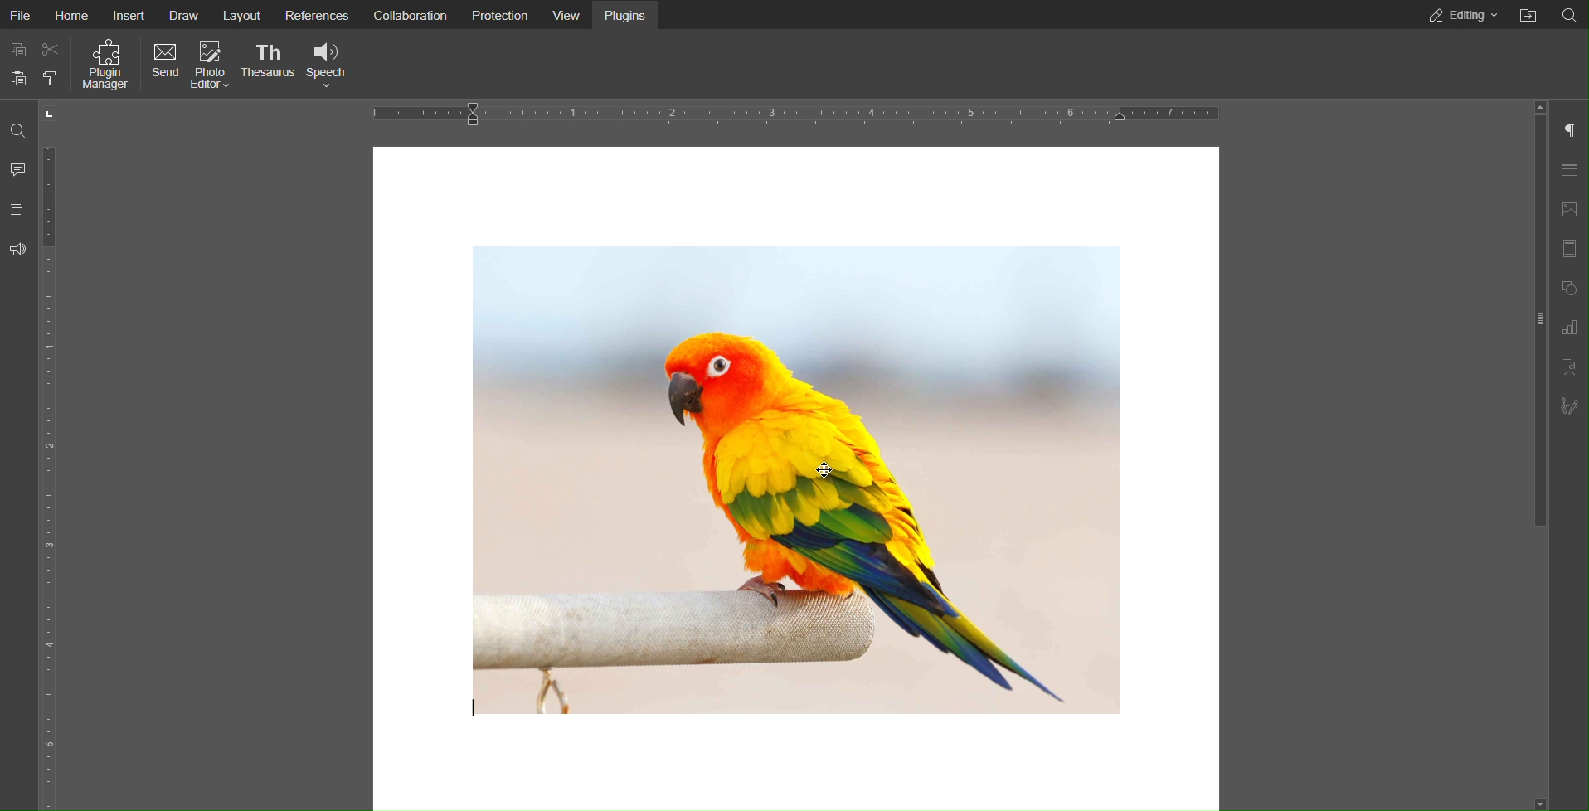 Image resolution: width=1589 pixels, height=811 pixels. I want to click on Collaboration, so click(413, 14).